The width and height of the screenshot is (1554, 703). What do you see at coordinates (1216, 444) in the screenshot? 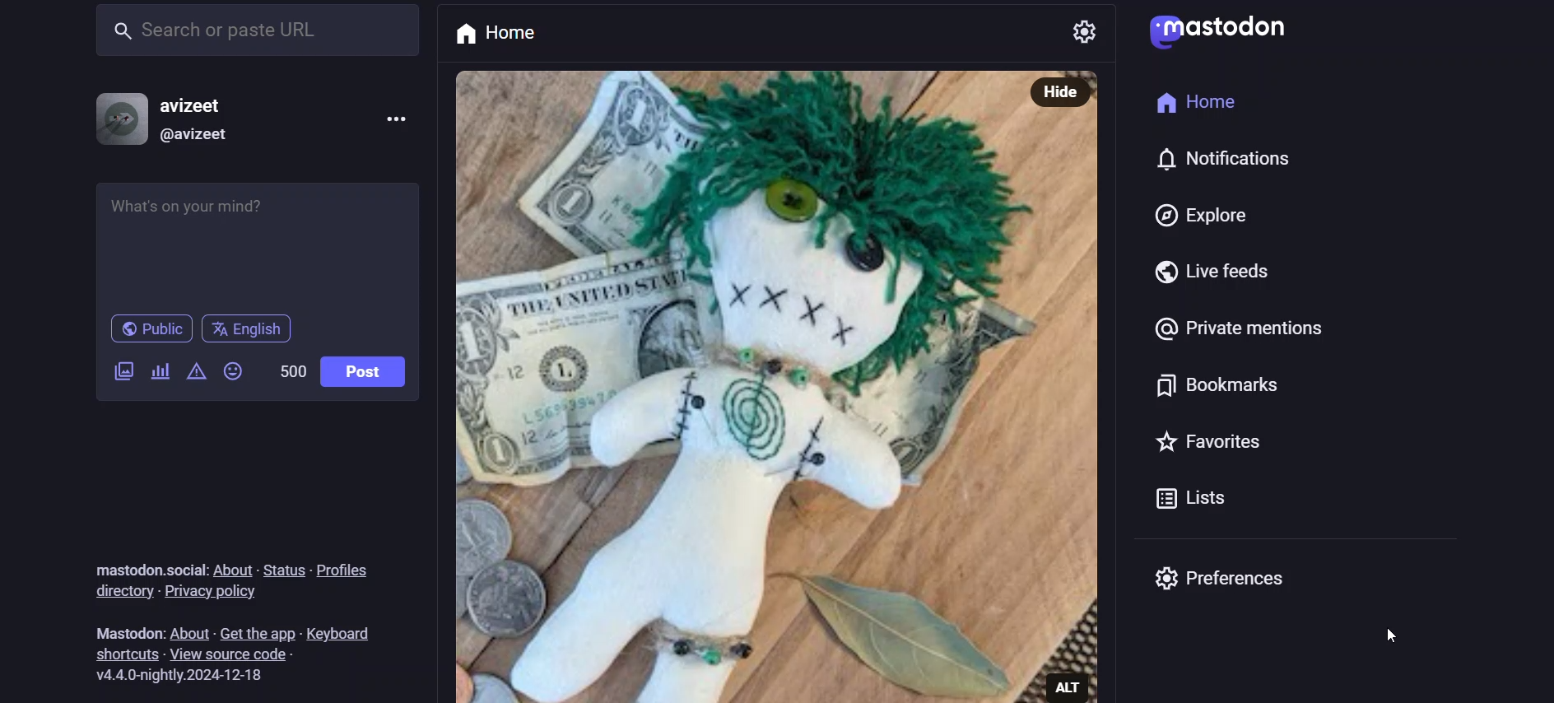
I see `favorites` at bounding box center [1216, 444].